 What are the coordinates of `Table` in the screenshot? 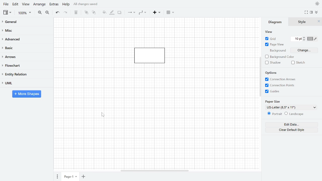 It's located at (171, 13).